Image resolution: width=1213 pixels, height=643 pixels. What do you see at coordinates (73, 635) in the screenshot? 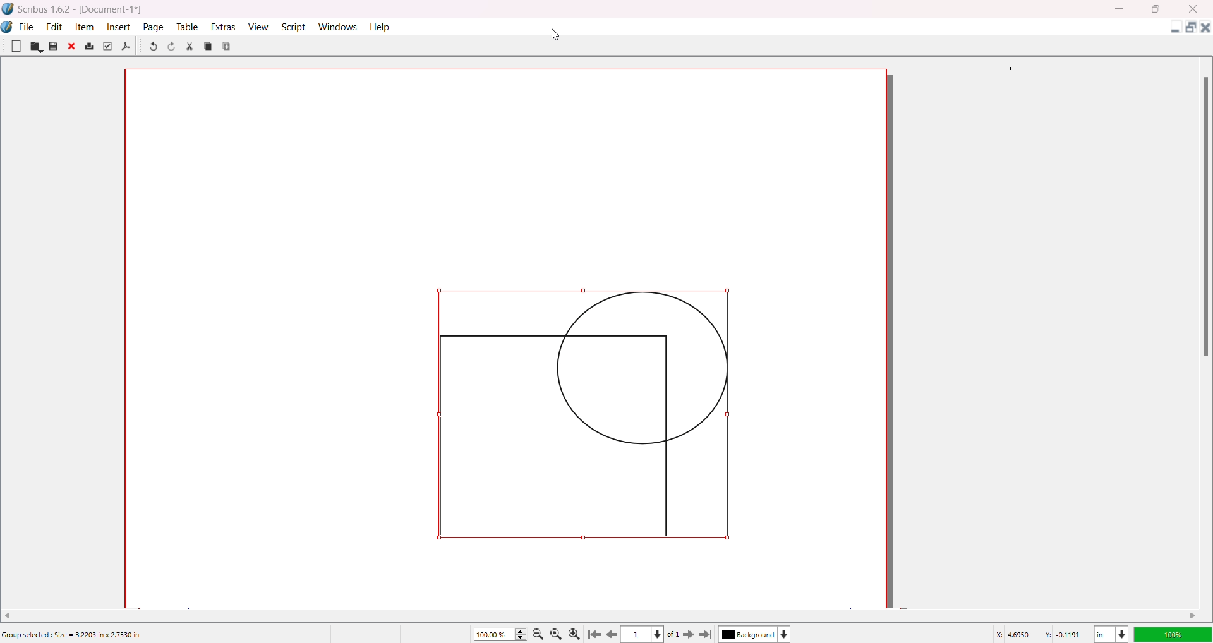
I see `Group selected: Size = 3.2203 in x 2.7530 in` at bounding box center [73, 635].